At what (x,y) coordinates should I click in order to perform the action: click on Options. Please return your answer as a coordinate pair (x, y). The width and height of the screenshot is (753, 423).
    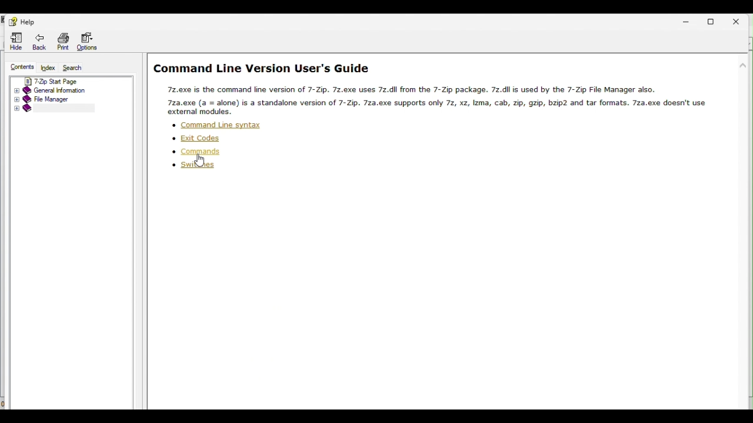
    Looking at the image, I should click on (91, 42).